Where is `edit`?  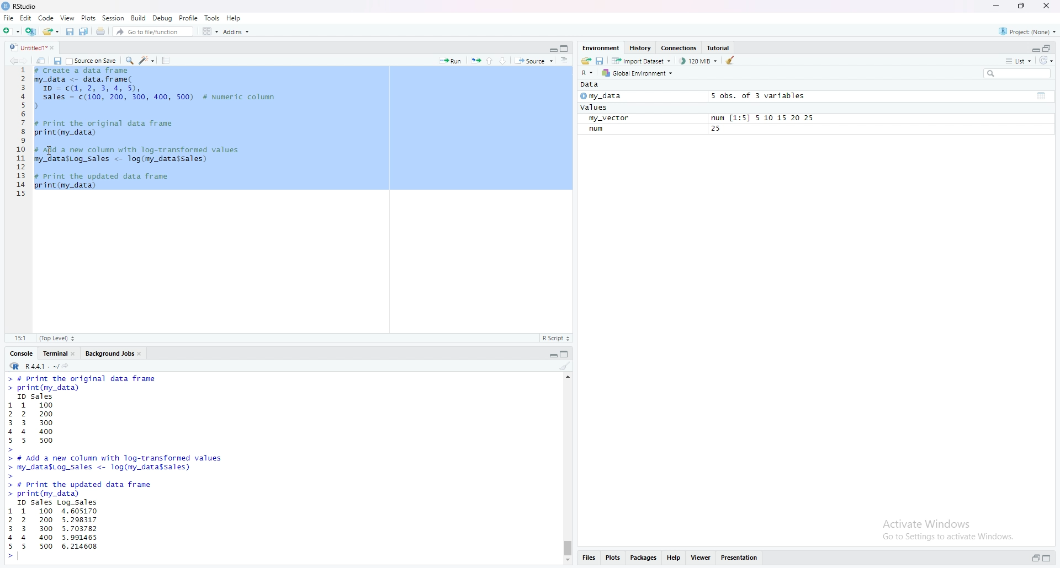 edit is located at coordinates (26, 18).